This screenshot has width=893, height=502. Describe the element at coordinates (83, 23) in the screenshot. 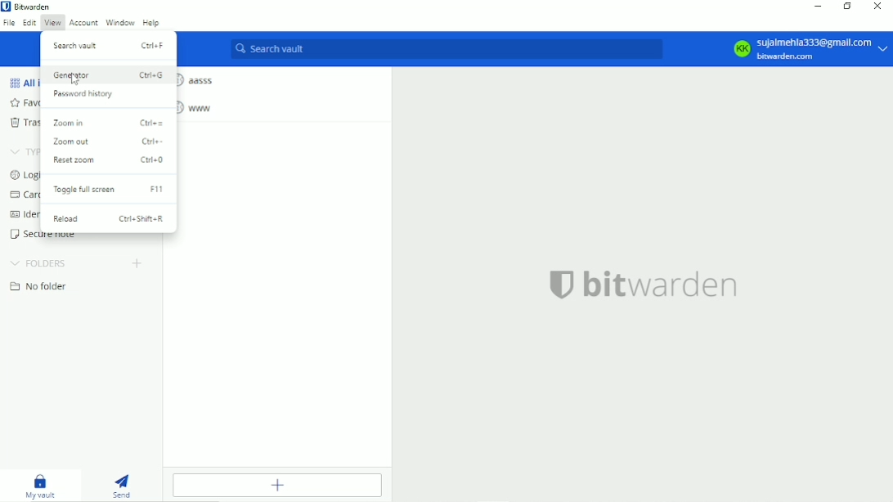

I see `Account` at that location.